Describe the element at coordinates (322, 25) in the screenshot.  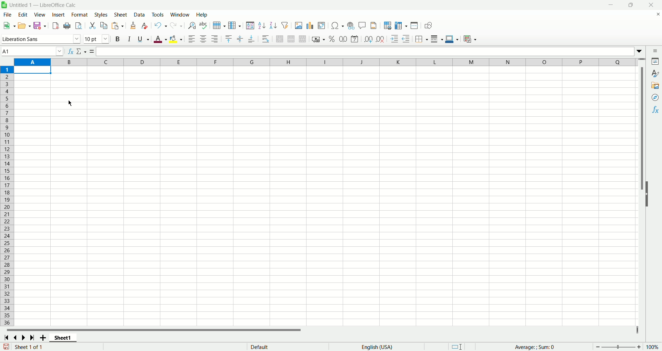
I see `insert pivot table` at that location.